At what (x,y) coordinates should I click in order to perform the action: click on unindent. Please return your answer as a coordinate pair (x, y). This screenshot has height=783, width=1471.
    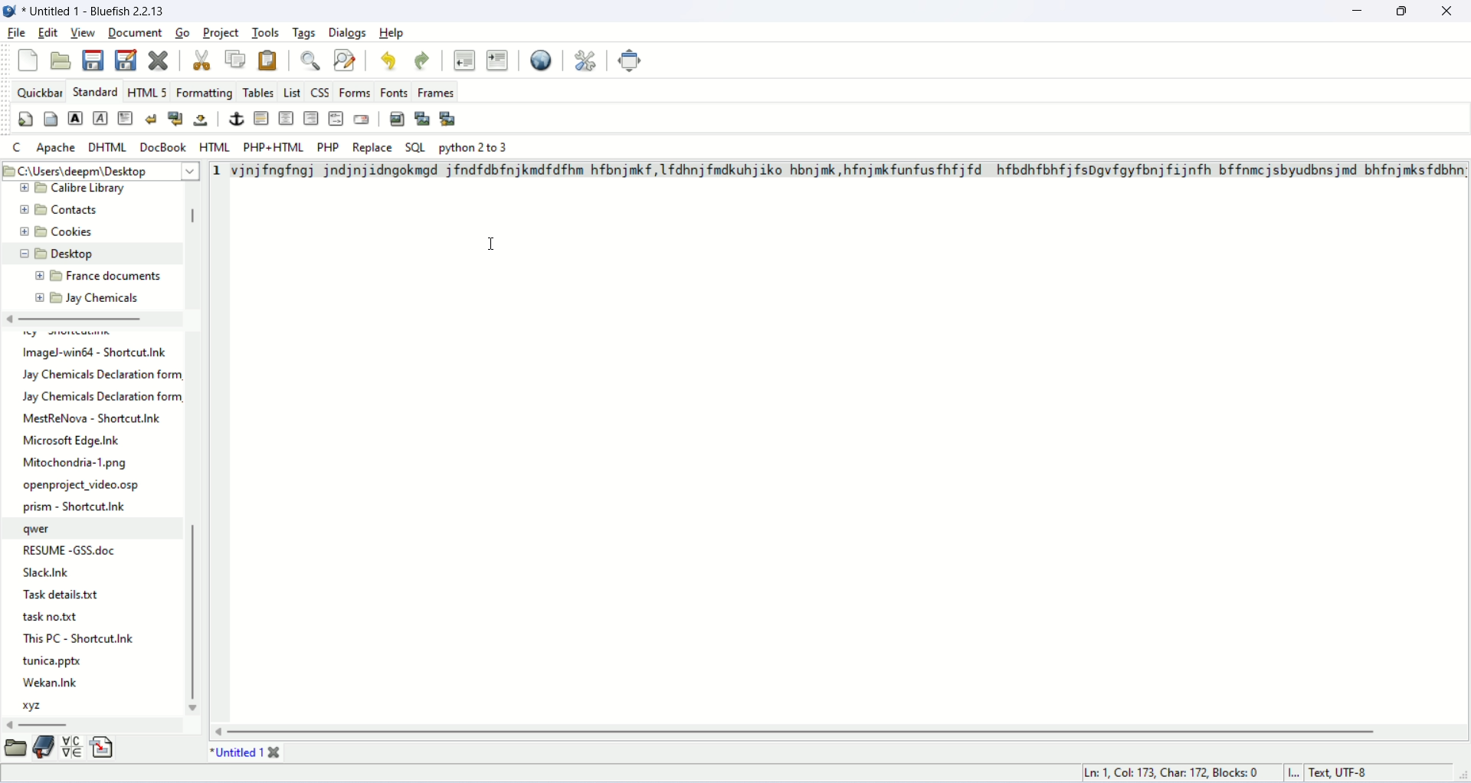
    Looking at the image, I should click on (463, 59).